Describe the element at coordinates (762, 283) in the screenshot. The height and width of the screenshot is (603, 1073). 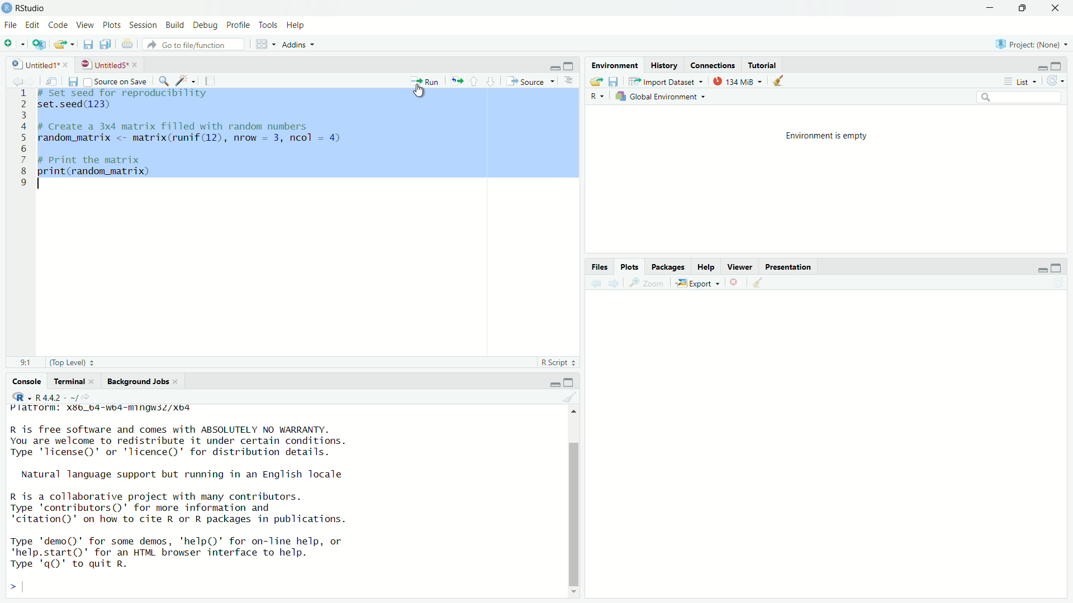
I see `clear` at that location.